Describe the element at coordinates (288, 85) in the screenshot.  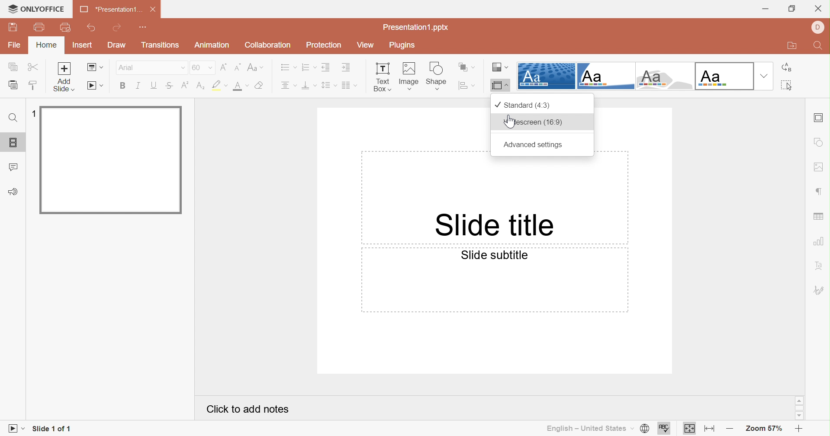
I see `Horizontal align` at that location.